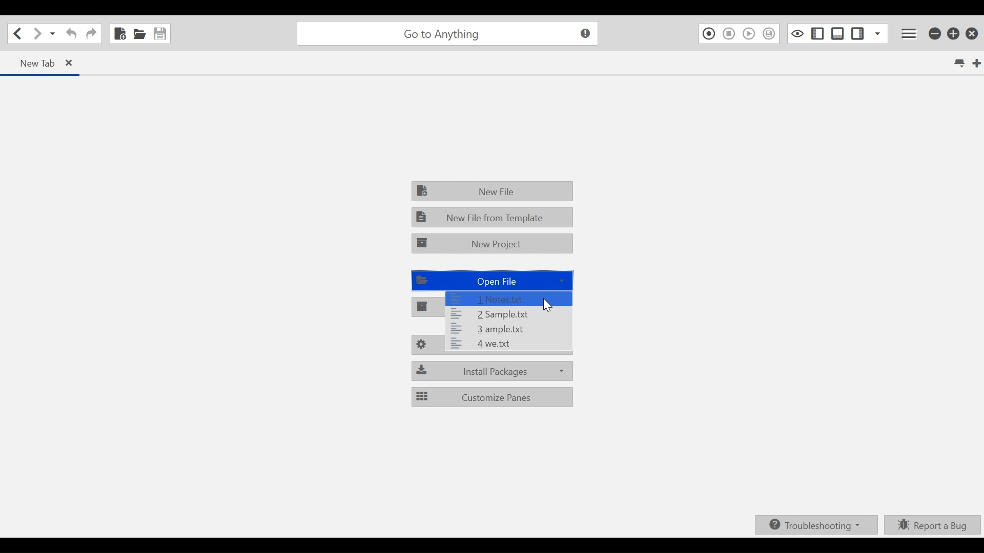 The width and height of the screenshot is (984, 553). Describe the element at coordinates (491, 192) in the screenshot. I see `New File` at that location.